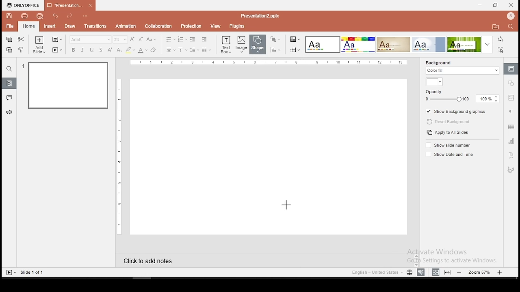 The height and width of the screenshot is (292, 520). I want to click on arrange shapes, so click(275, 39).